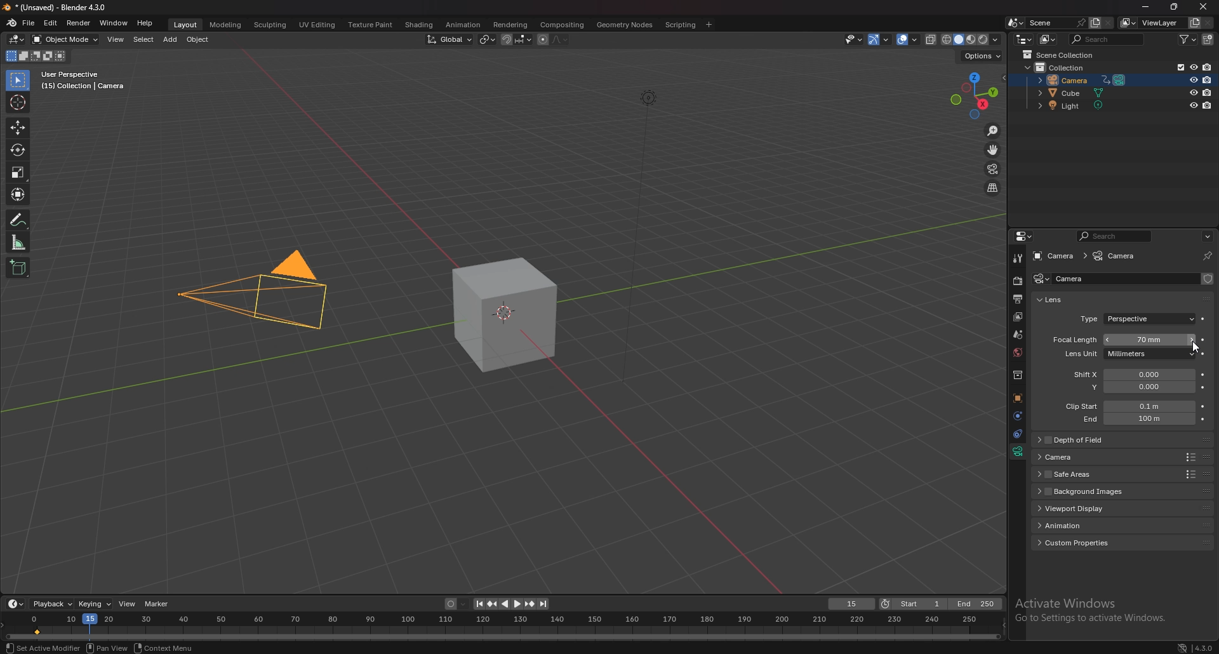 The width and height of the screenshot is (1219, 654). What do you see at coordinates (114, 23) in the screenshot?
I see `window` at bounding box center [114, 23].